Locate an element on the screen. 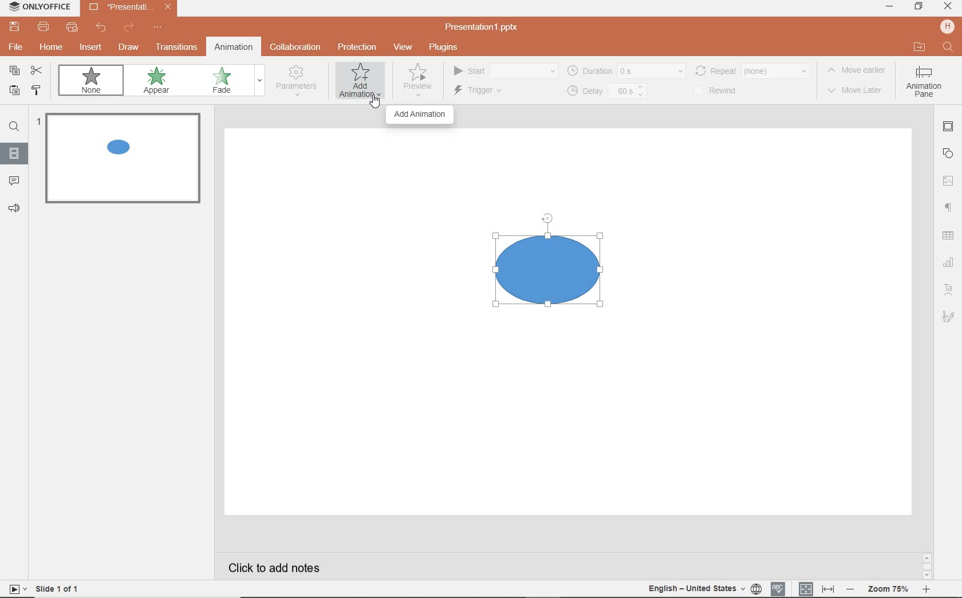  ANIMATION is located at coordinates (360, 83).